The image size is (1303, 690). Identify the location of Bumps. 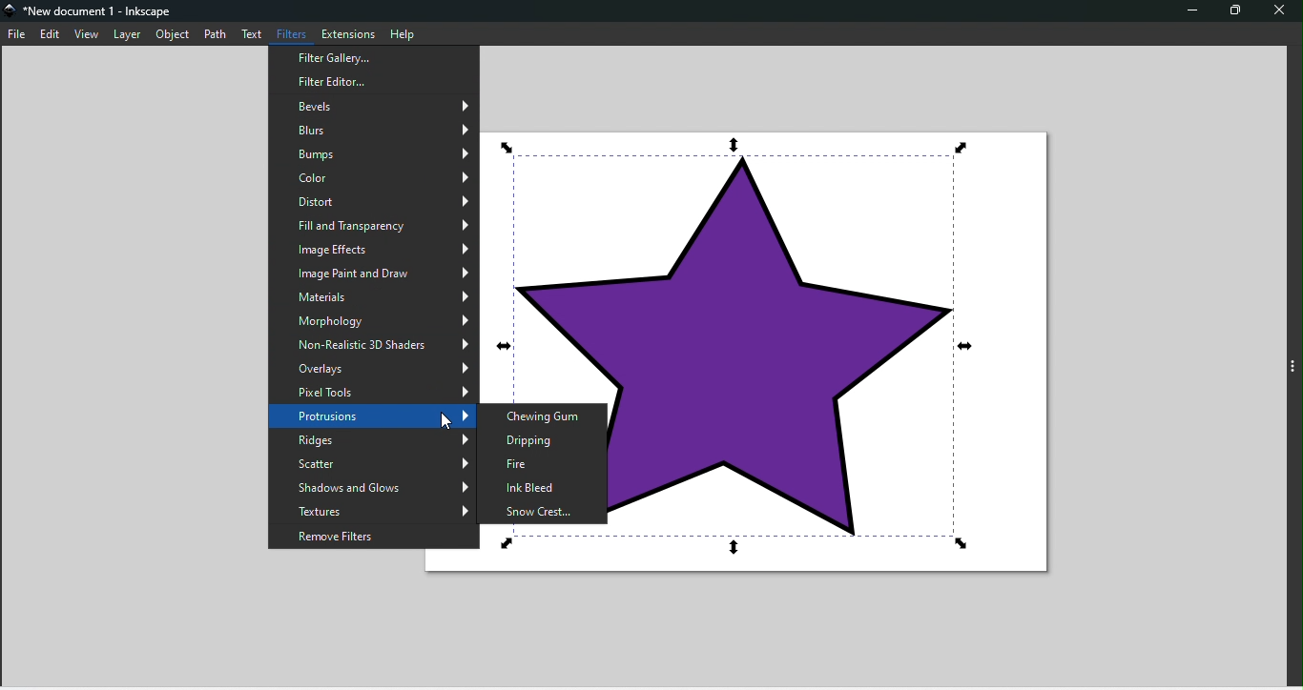
(374, 152).